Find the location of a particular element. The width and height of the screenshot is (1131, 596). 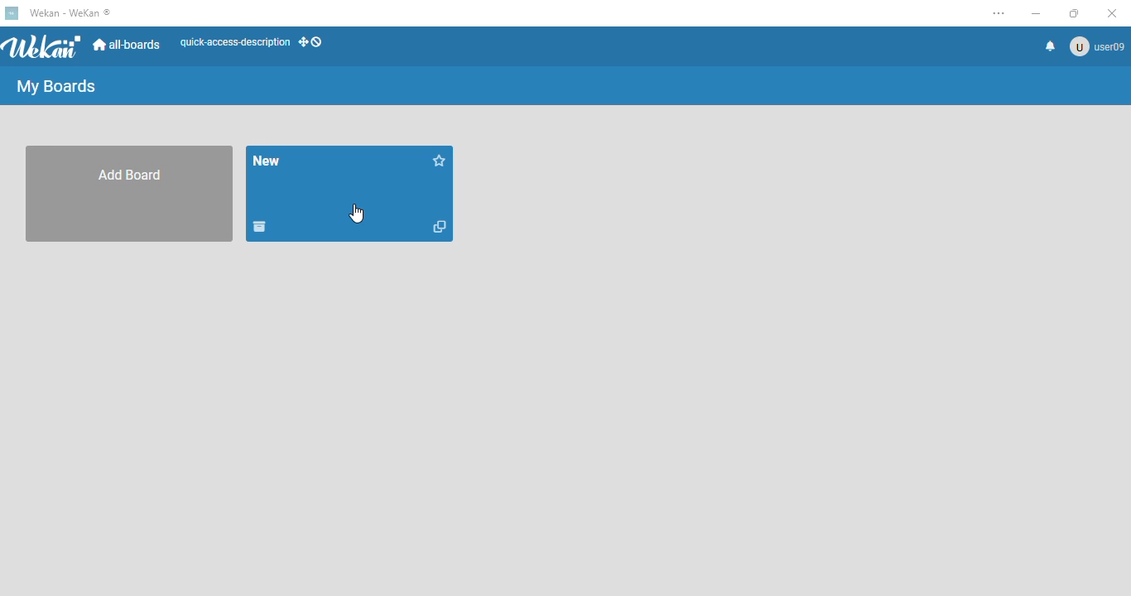

move to archive is located at coordinates (258, 227).